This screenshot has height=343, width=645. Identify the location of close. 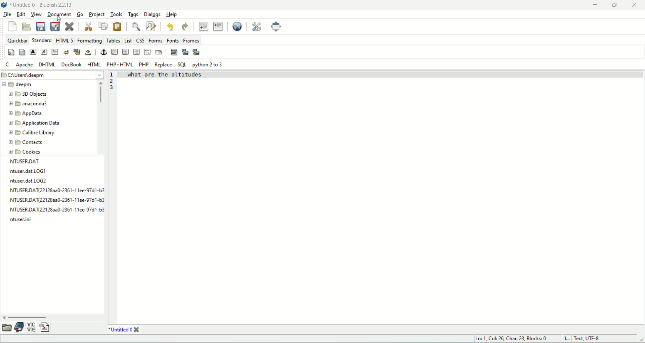
(634, 5).